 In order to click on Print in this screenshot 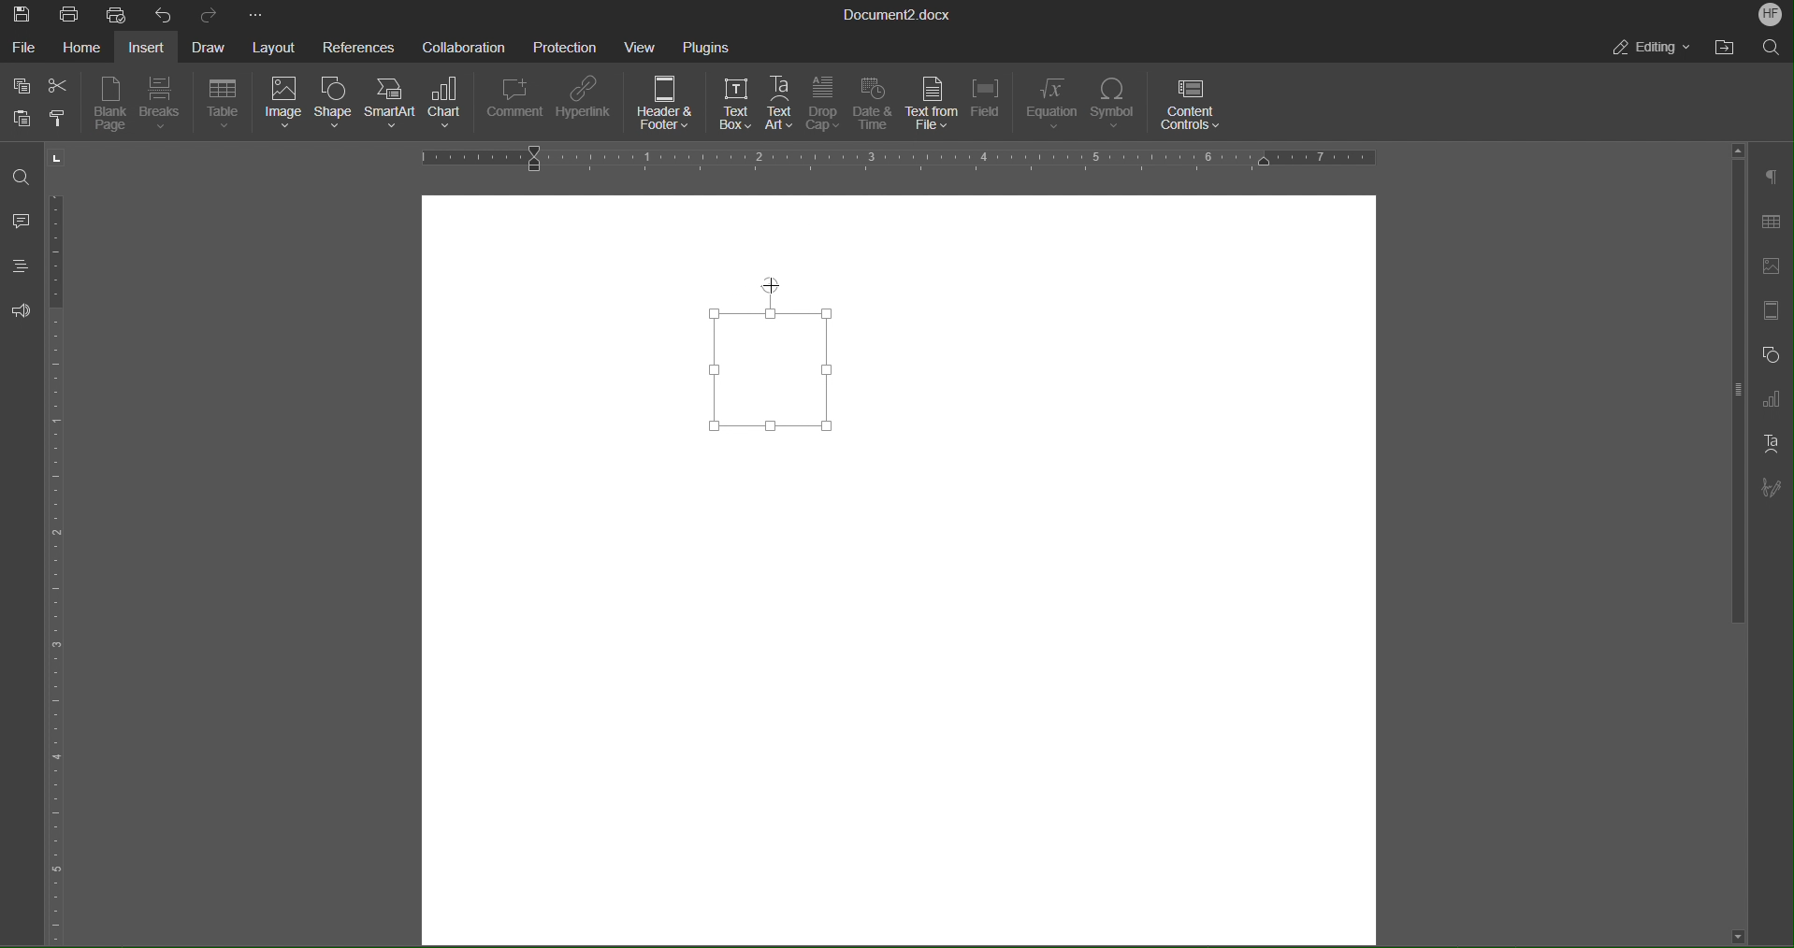, I will do `click(71, 13)`.